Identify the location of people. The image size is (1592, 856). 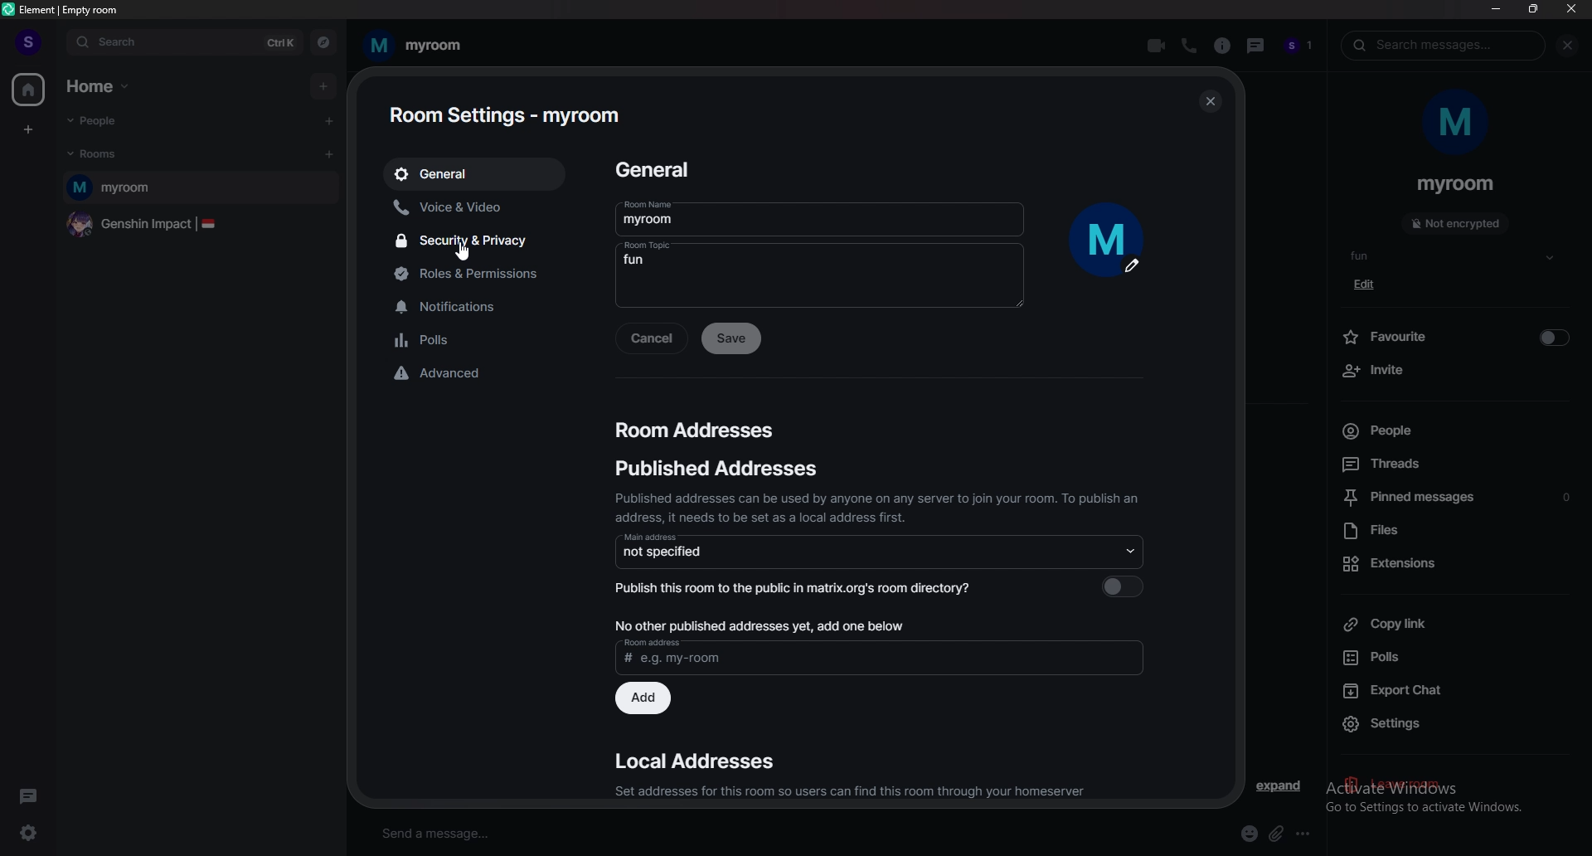
(1302, 46).